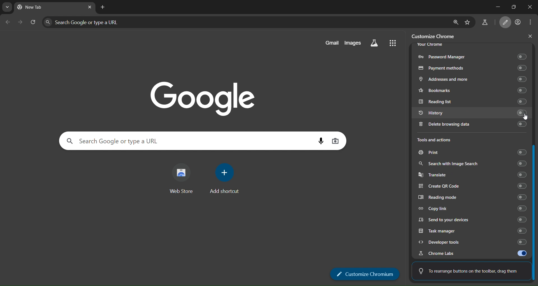  What do you see at coordinates (472, 253) in the screenshot?
I see `chrome labs` at bounding box center [472, 253].